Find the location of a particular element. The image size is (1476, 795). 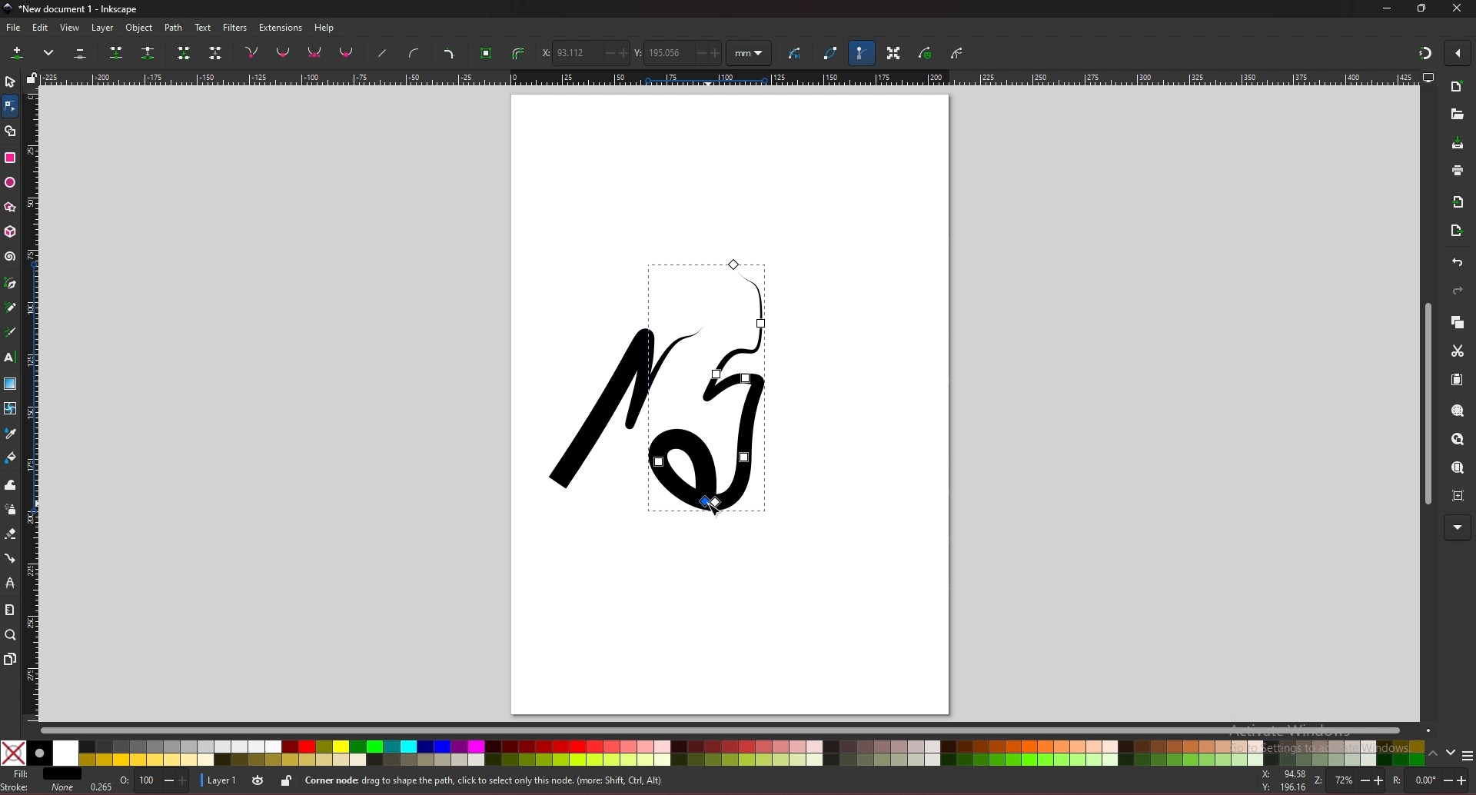

stroke to path is located at coordinates (518, 53).